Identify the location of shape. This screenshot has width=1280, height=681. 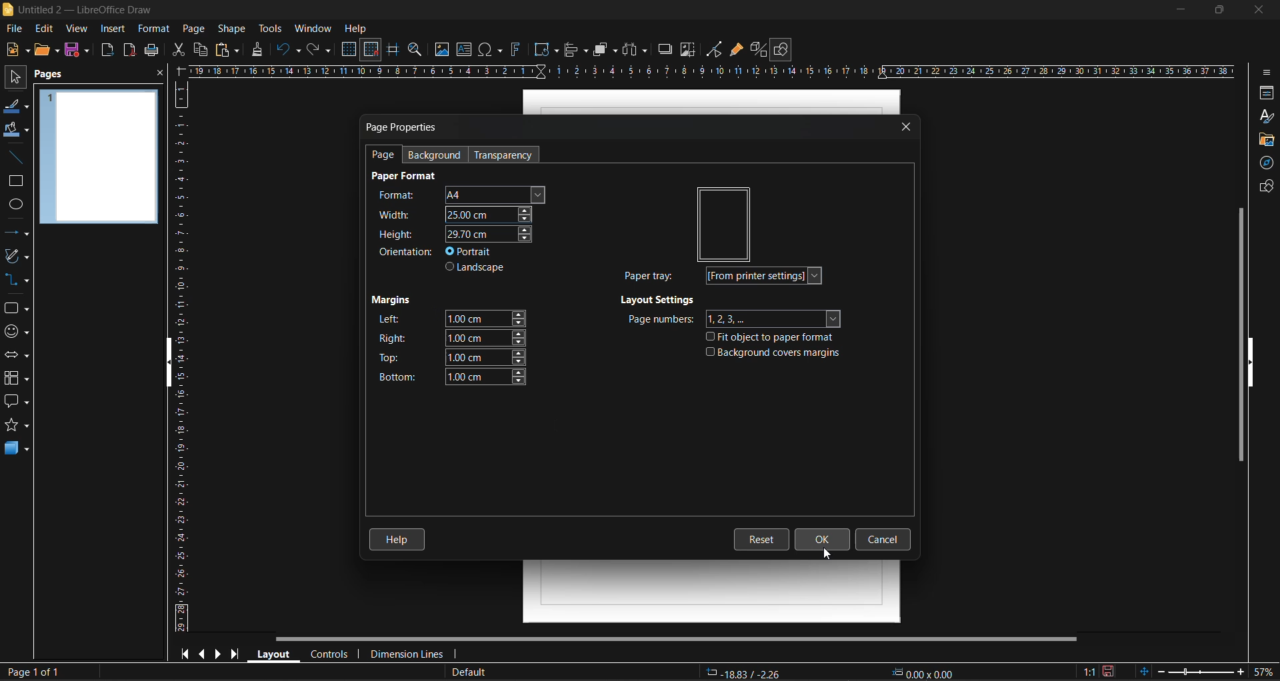
(231, 28).